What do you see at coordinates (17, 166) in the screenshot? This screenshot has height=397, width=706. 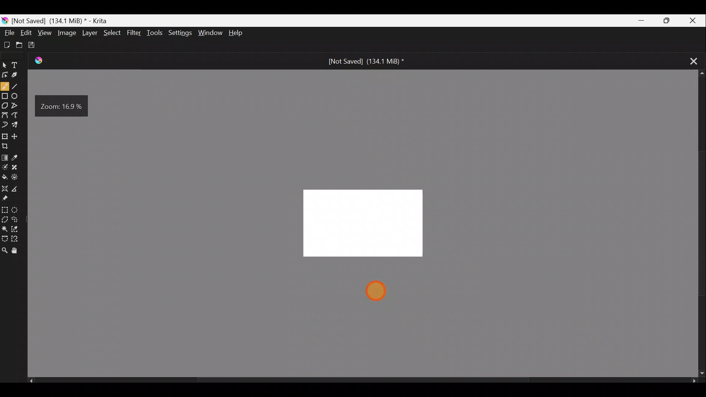 I see `Smart patch tool` at bounding box center [17, 166].